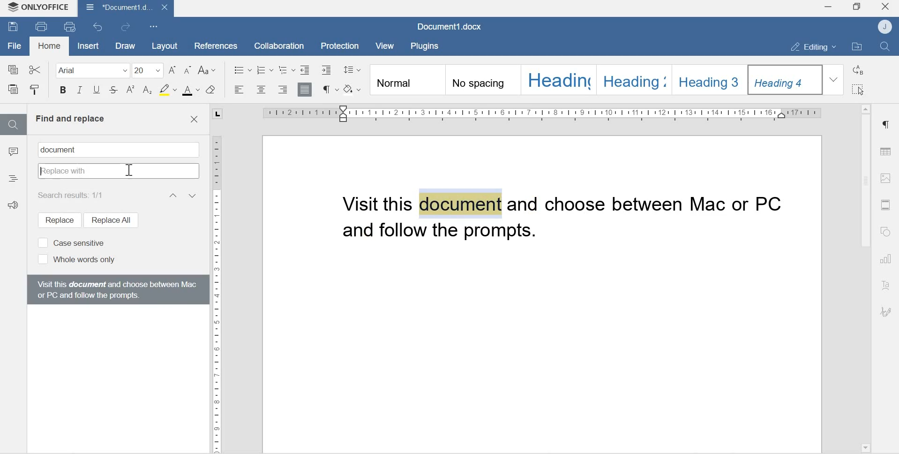 The height and width of the screenshot is (454, 899). I want to click on document, so click(62, 150).